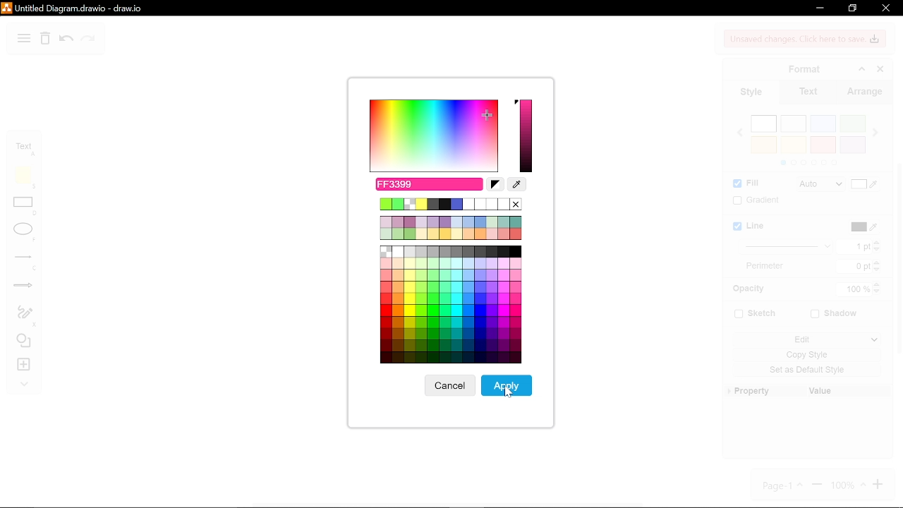  Describe the element at coordinates (819, 8) in the screenshot. I see `minimize` at that location.